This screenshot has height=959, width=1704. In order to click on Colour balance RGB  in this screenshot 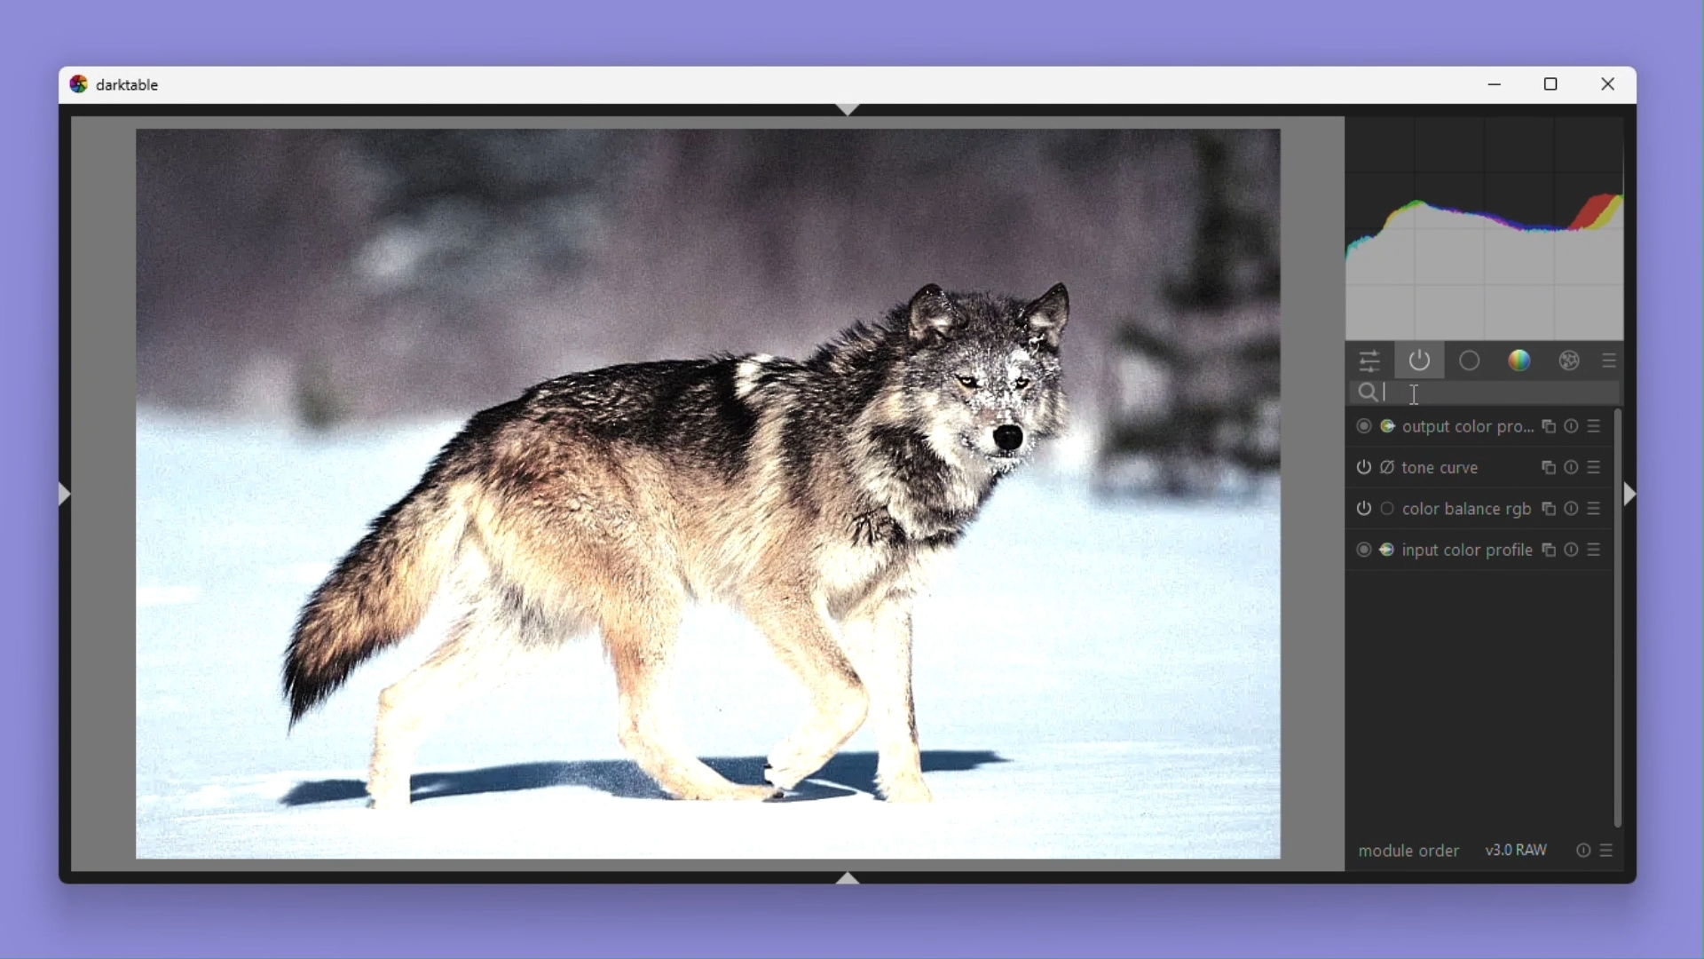, I will do `click(1440, 508)`.